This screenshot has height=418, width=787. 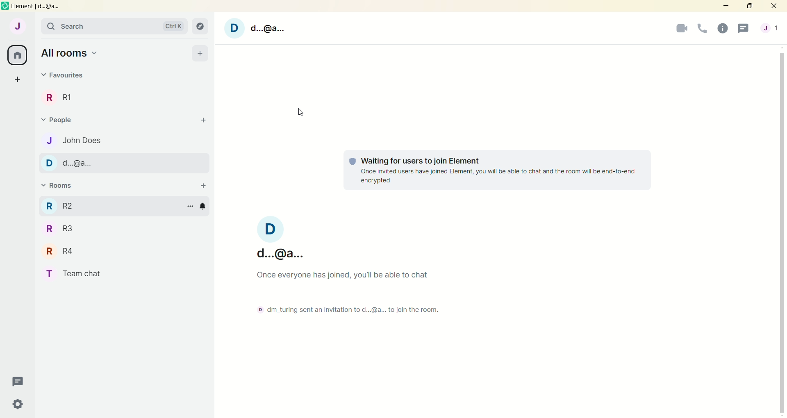 I want to click on Once everyone has joined, you'll be able to chat, so click(x=353, y=273).